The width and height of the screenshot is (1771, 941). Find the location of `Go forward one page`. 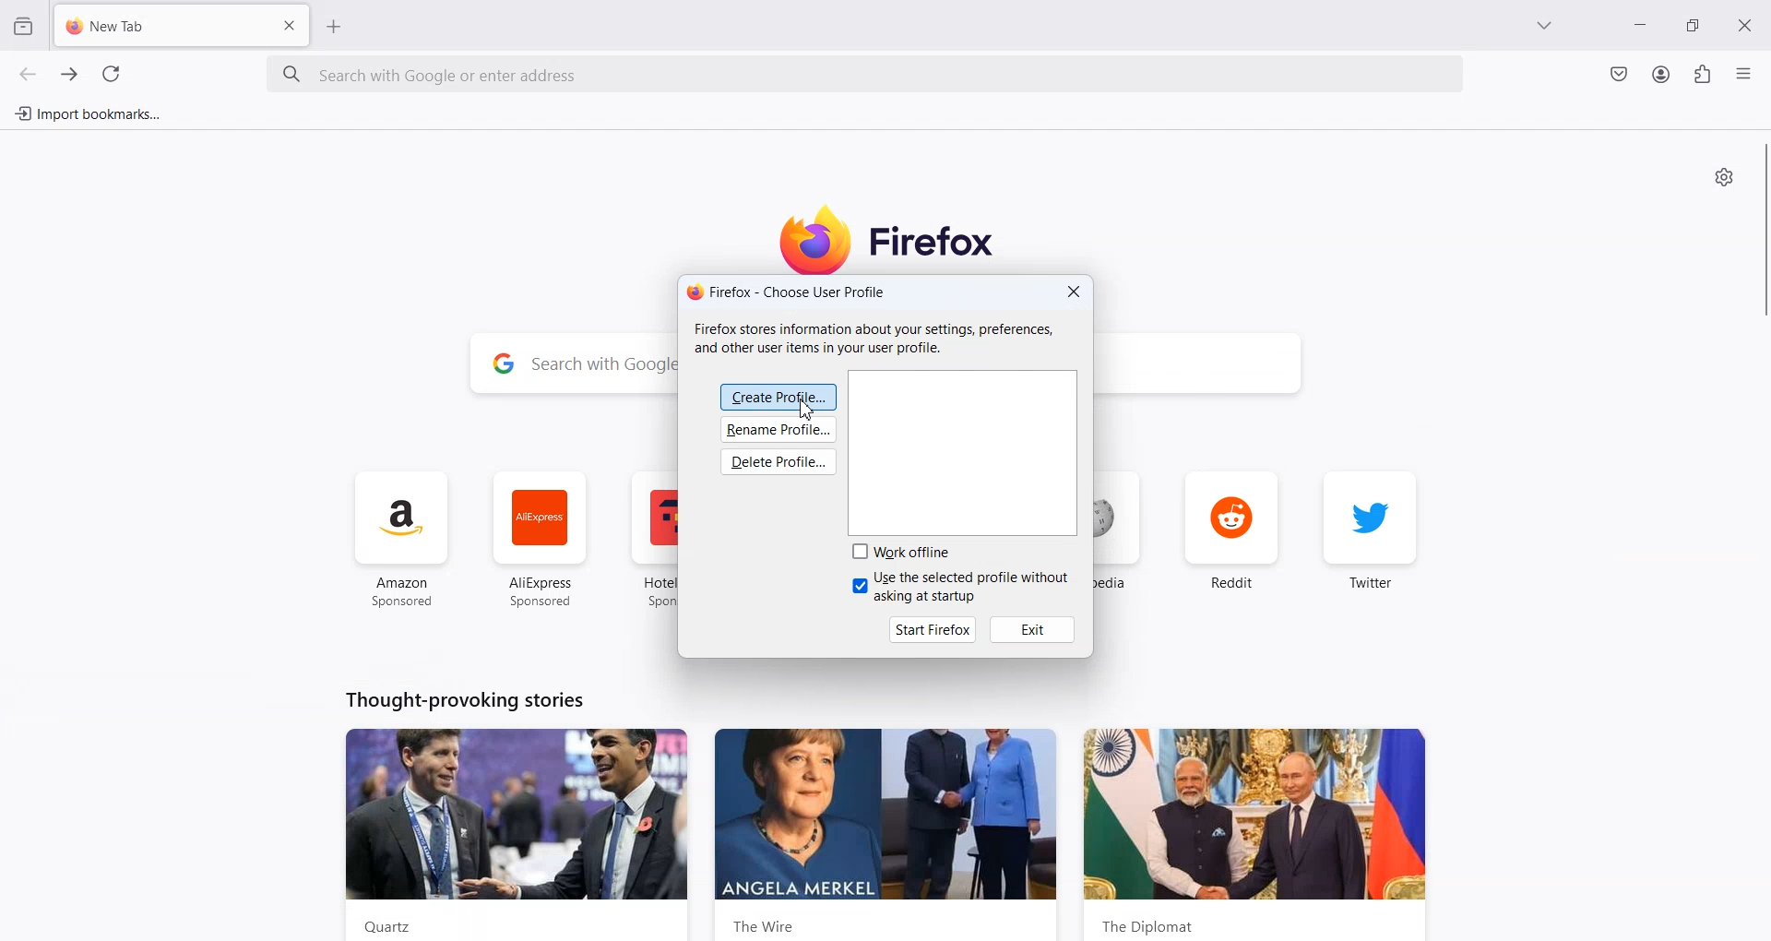

Go forward one page is located at coordinates (67, 74).